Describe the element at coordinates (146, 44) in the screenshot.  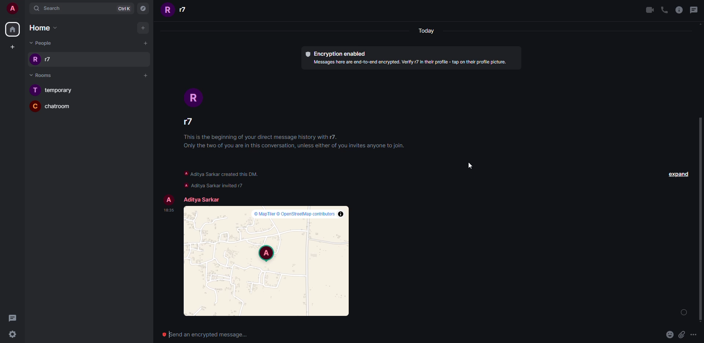
I see `Add people` at that location.